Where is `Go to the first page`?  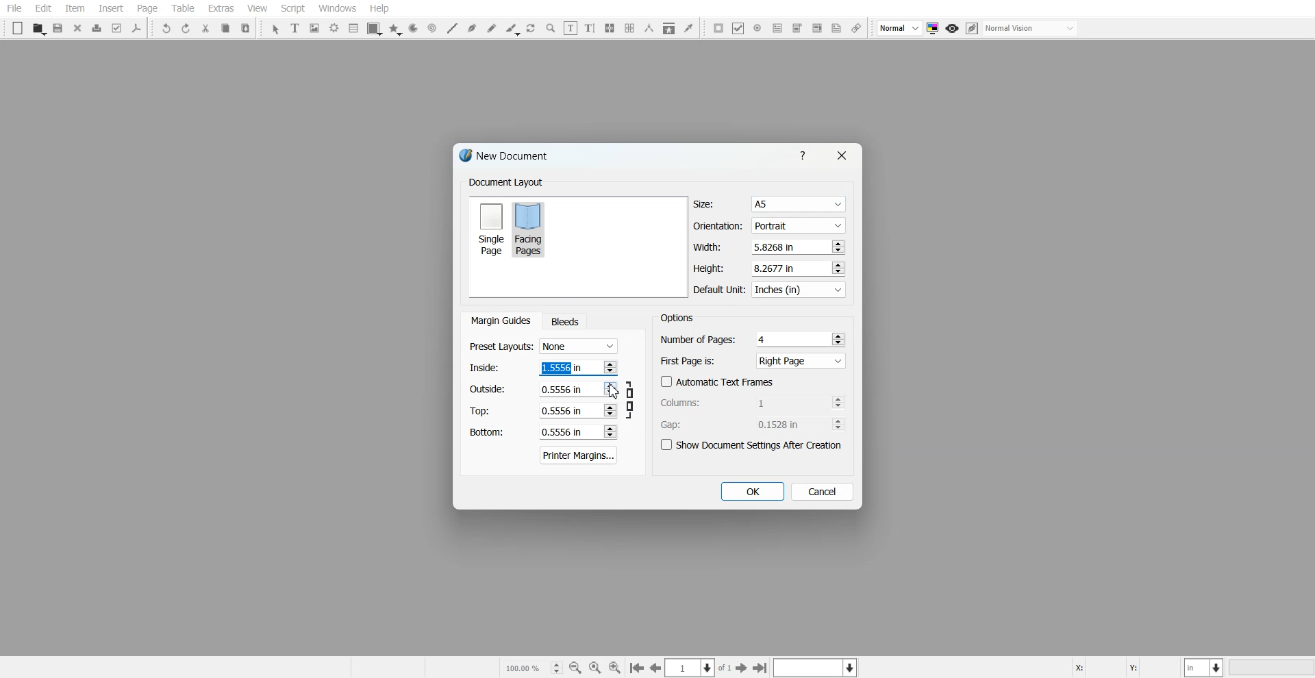
Go to the first page is located at coordinates (762, 668).